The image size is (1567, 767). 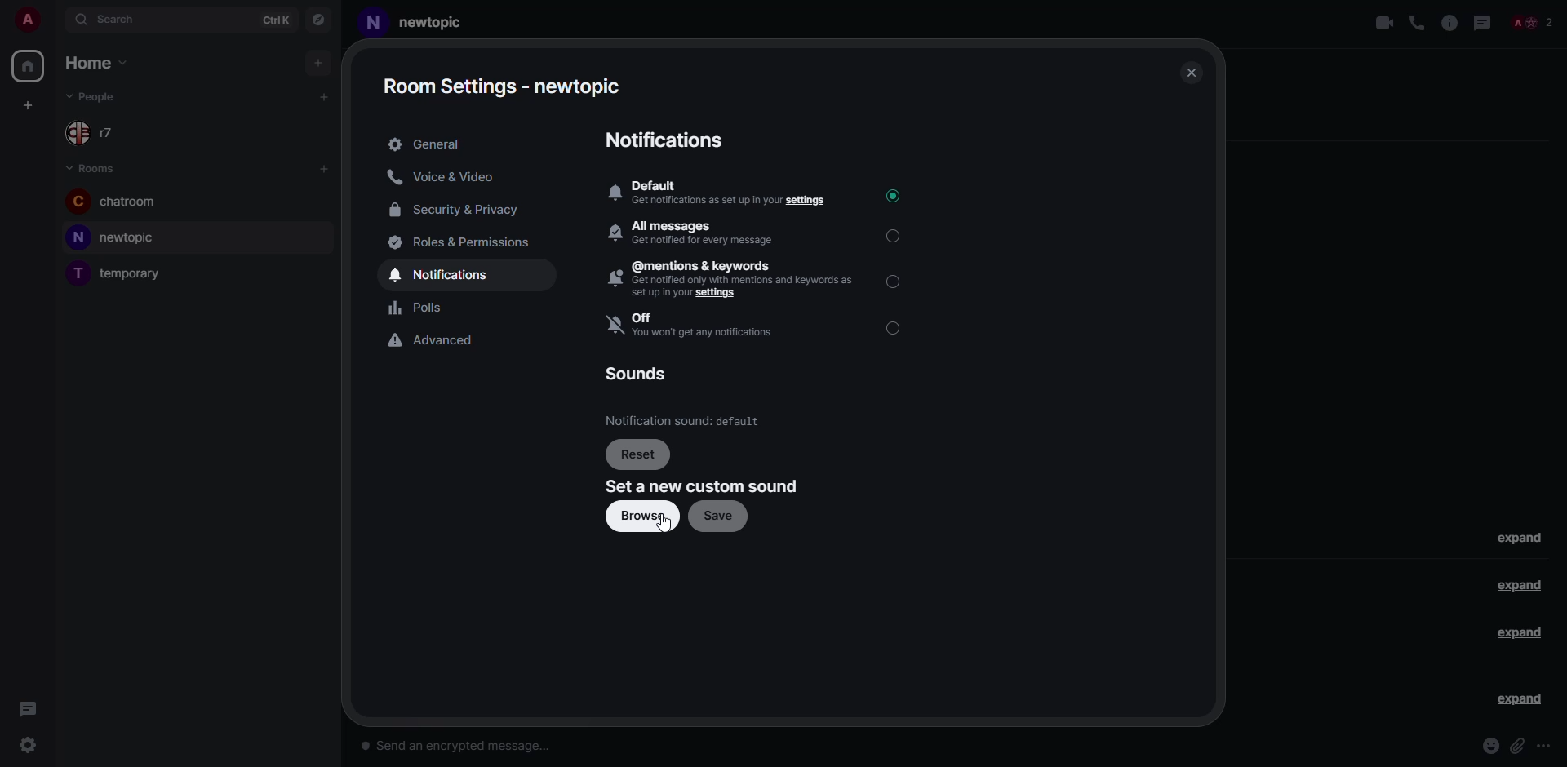 What do you see at coordinates (113, 20) in the screenshot?
I see `search` at bounding box center [113, 20].